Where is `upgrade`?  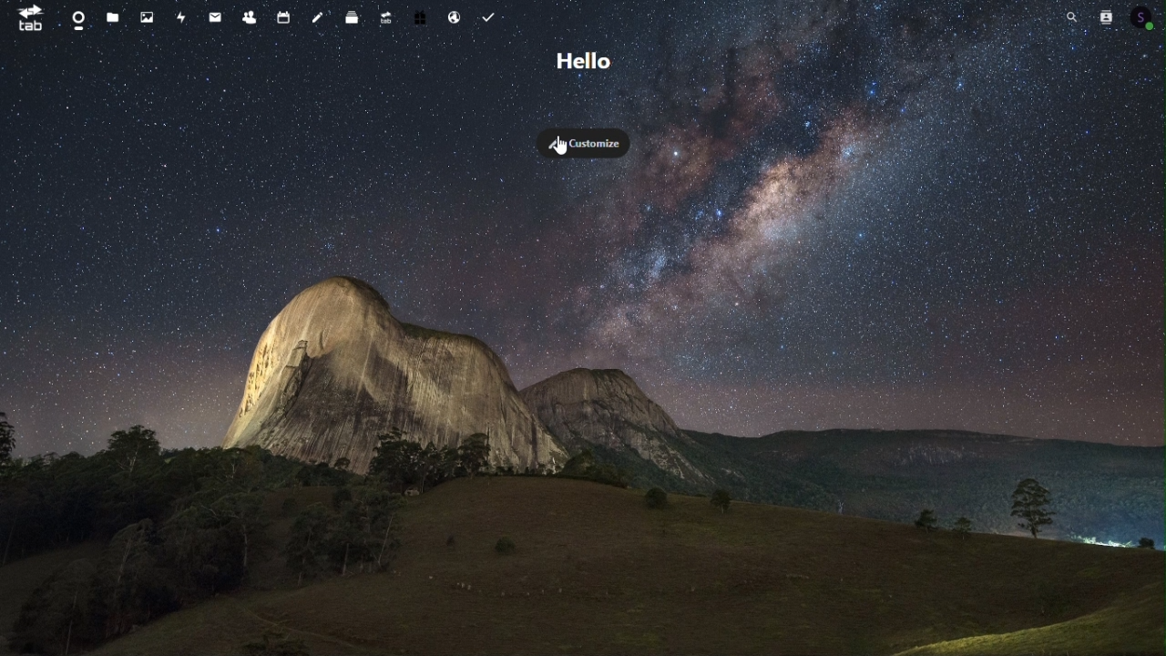 upgrade is located at coordinates (383, 15).